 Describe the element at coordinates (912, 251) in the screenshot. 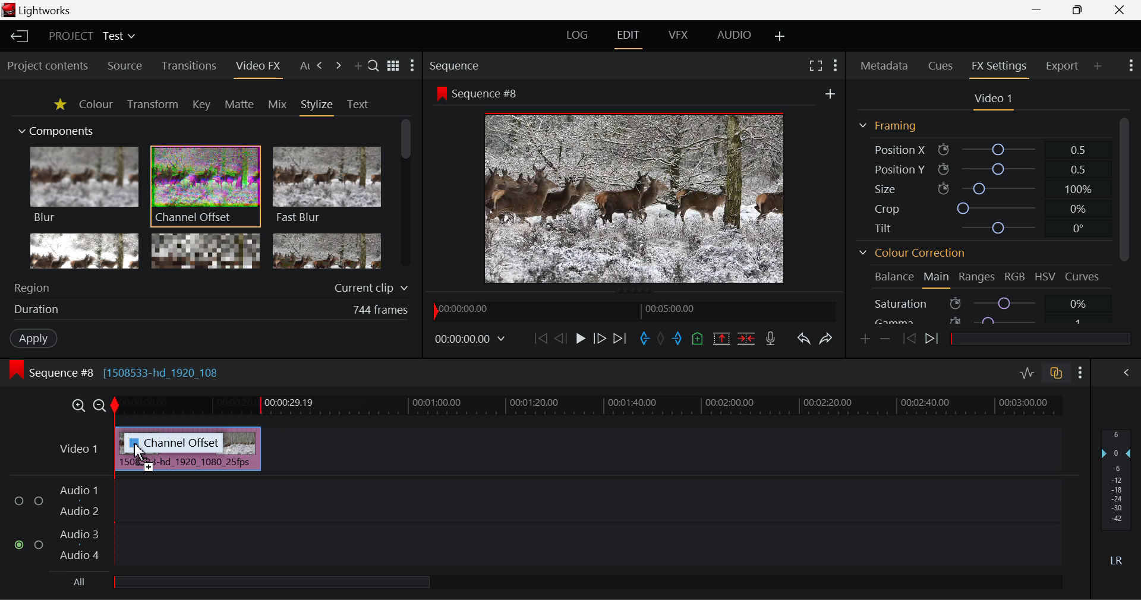

I see `Colour Correction` at that location.